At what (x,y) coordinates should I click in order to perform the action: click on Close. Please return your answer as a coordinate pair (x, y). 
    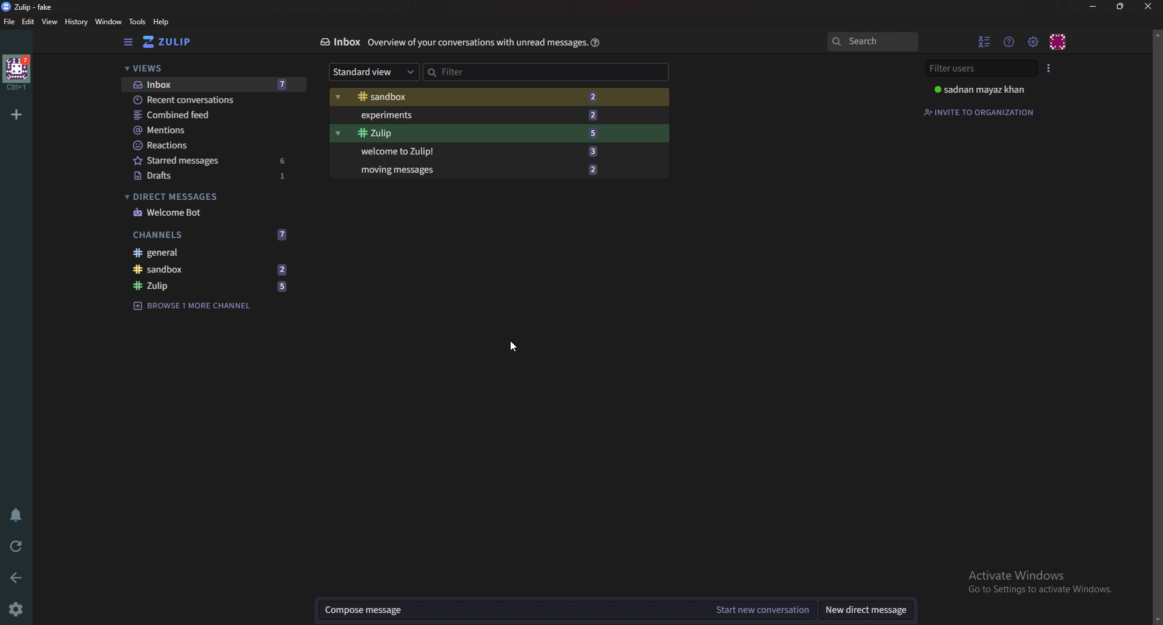
    Looking at the image, I should click on (1150, 6).